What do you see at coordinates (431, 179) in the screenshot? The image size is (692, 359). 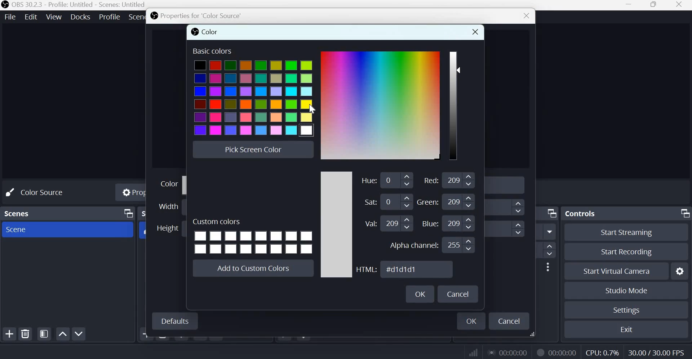 I see `Red` at bounding box center [431, 179].